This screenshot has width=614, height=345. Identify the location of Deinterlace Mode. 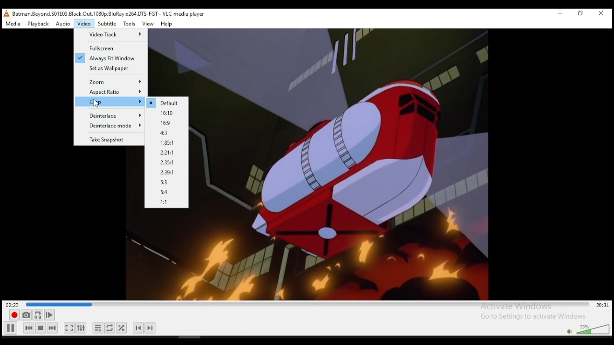
(110, 126).